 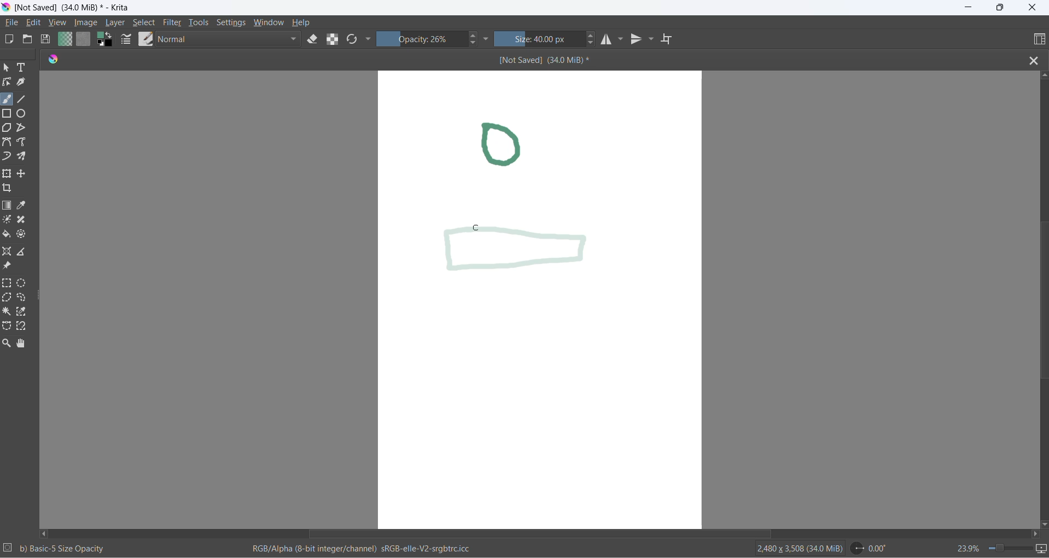 What do you see at coordinates (15, 24) in the screenshot?
I see `file` at bounding box center [15, 24].